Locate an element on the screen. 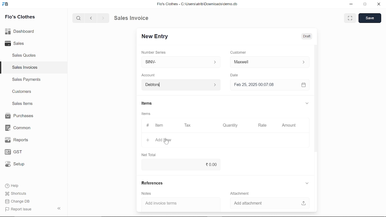 Image resolution: width=386 pixels, height=217 pixels. H Feb 25, 2025 00:07:08  is located at coordinates (264, 85).